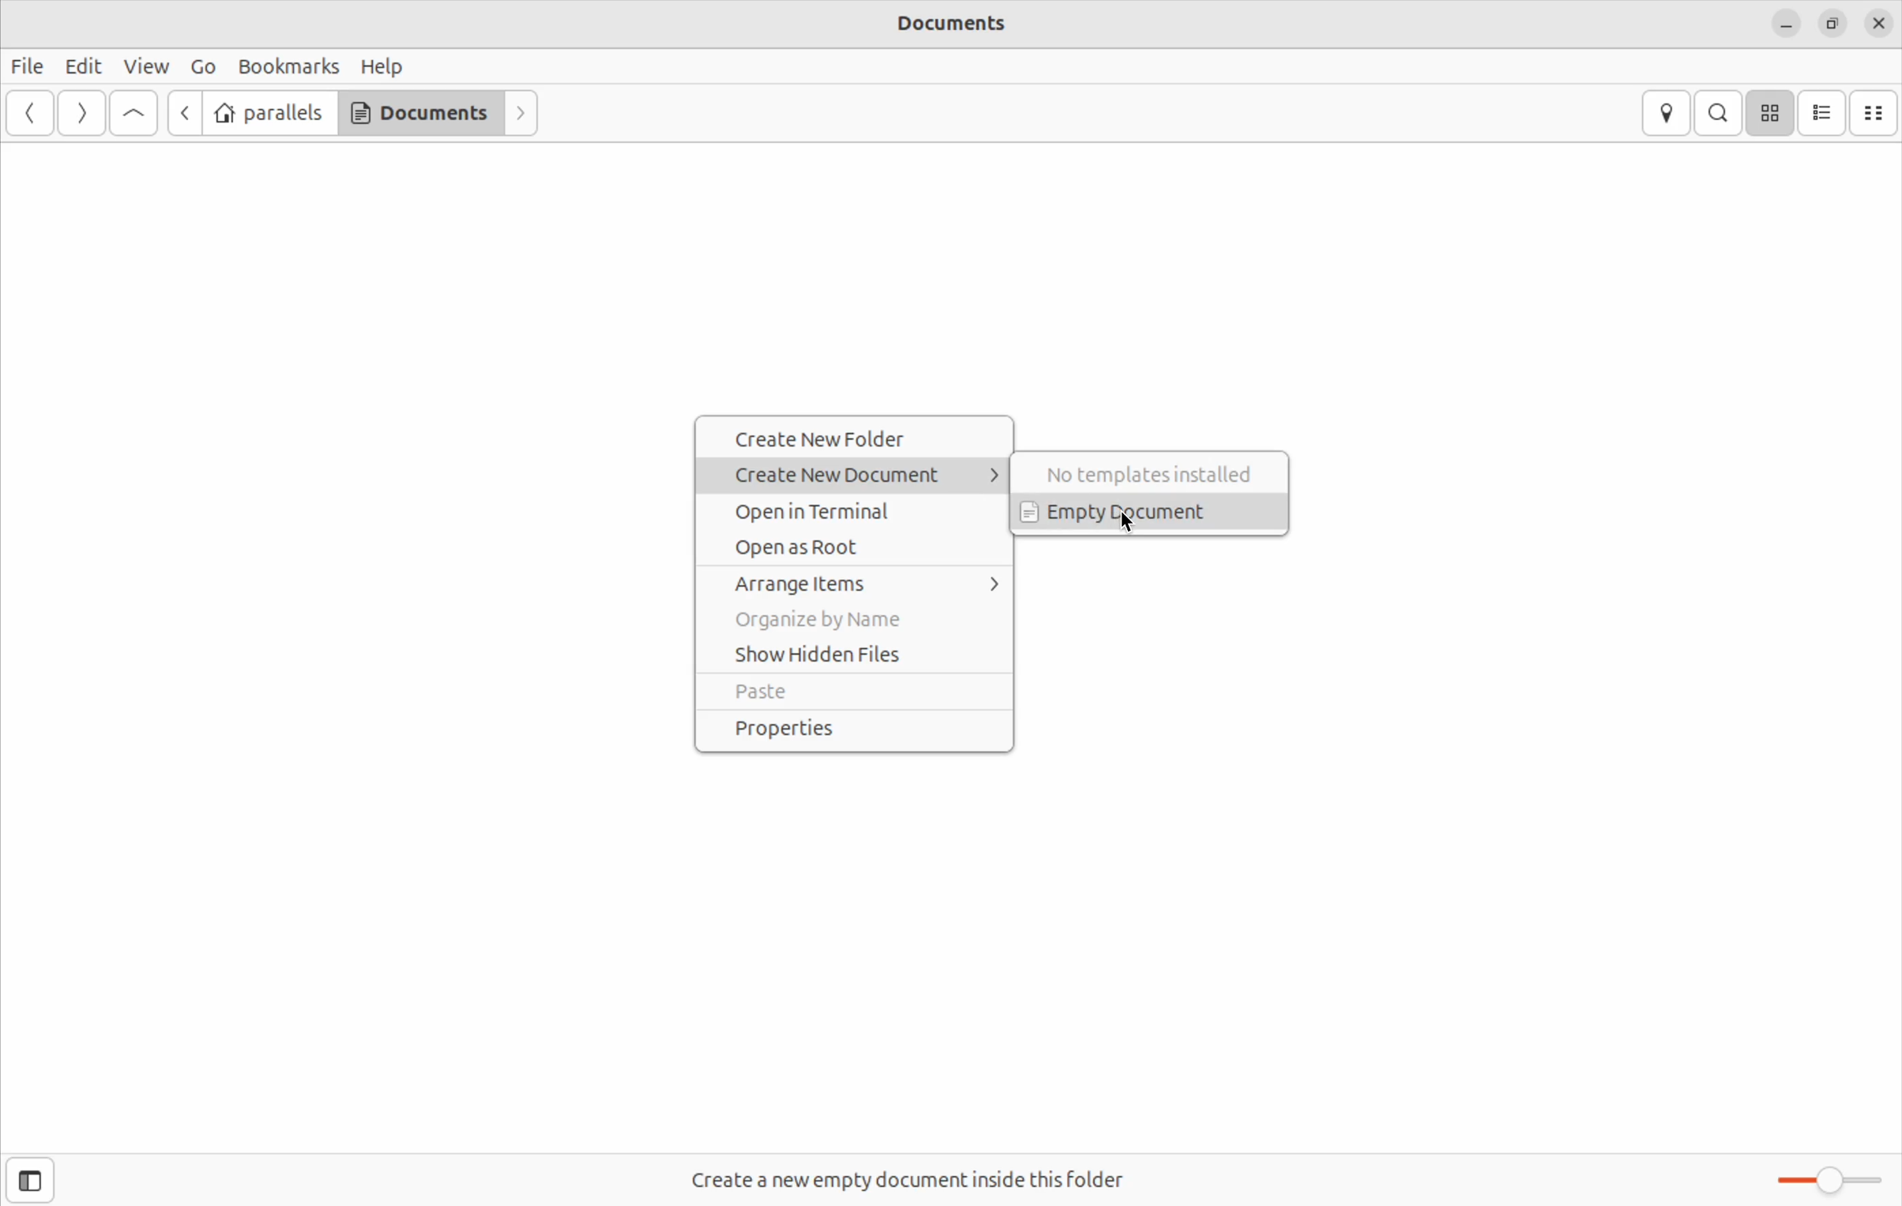  What do you see at coordinates (860, 544) in the screenshot?
I see `open as root` at bounding box center [860, 544].